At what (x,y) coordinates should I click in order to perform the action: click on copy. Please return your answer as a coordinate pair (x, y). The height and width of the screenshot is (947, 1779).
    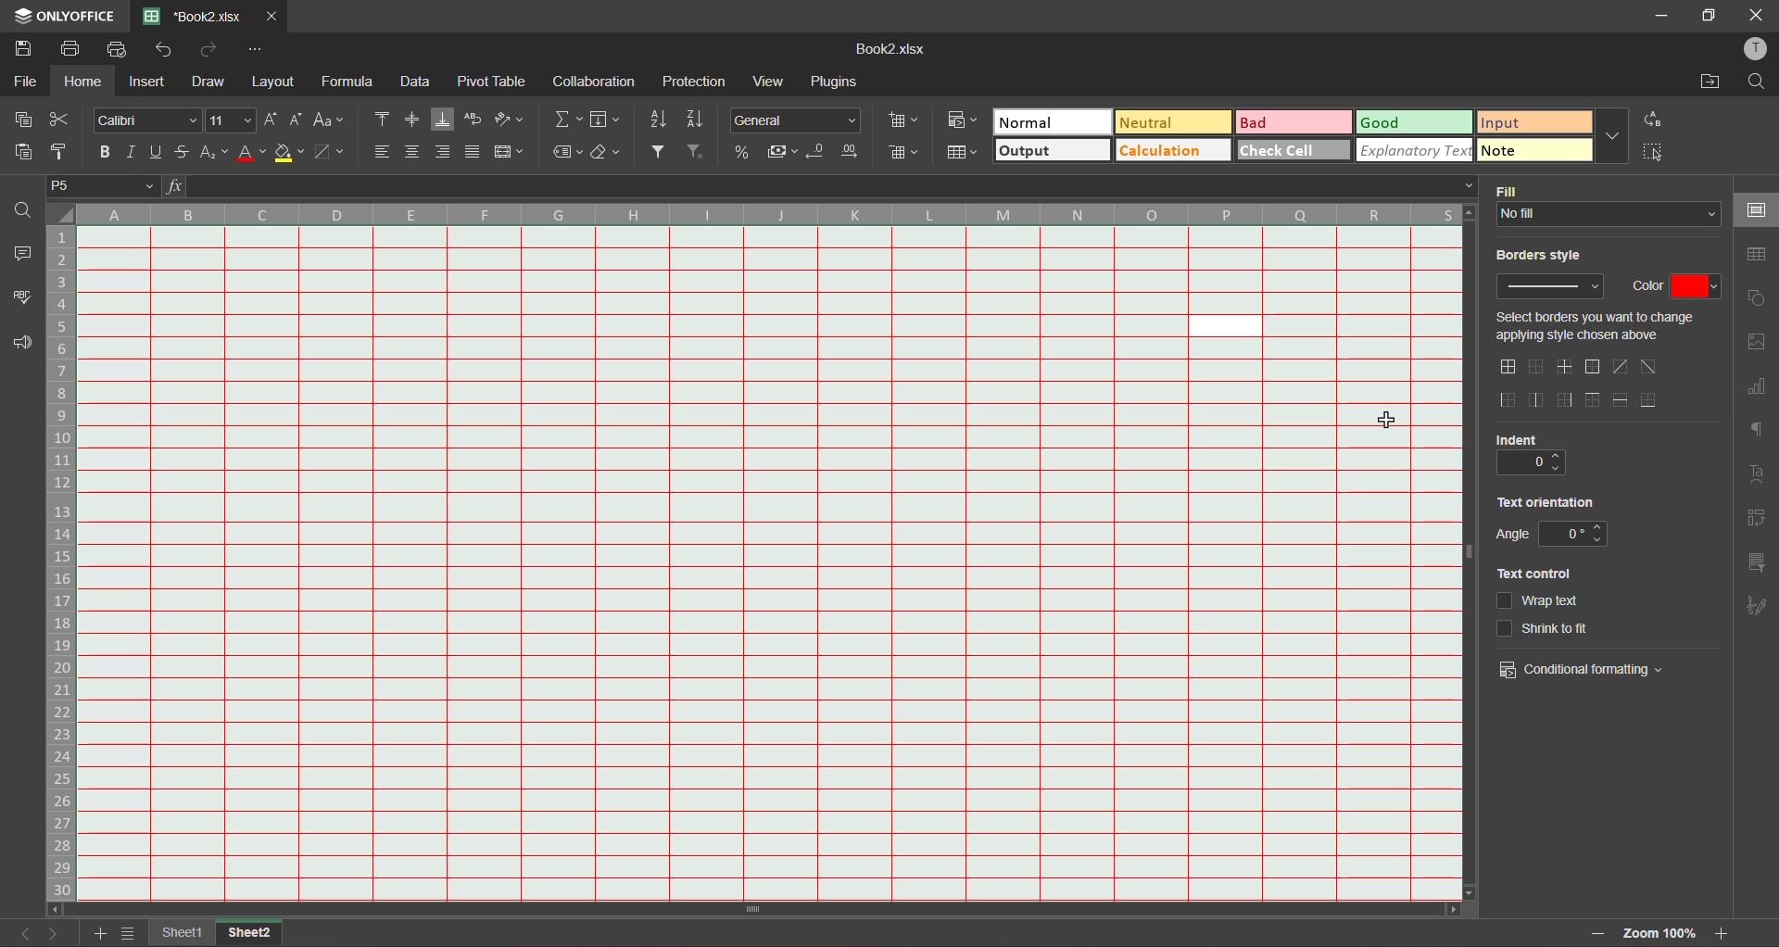
    Looking at the image, I should click on (22, 122).